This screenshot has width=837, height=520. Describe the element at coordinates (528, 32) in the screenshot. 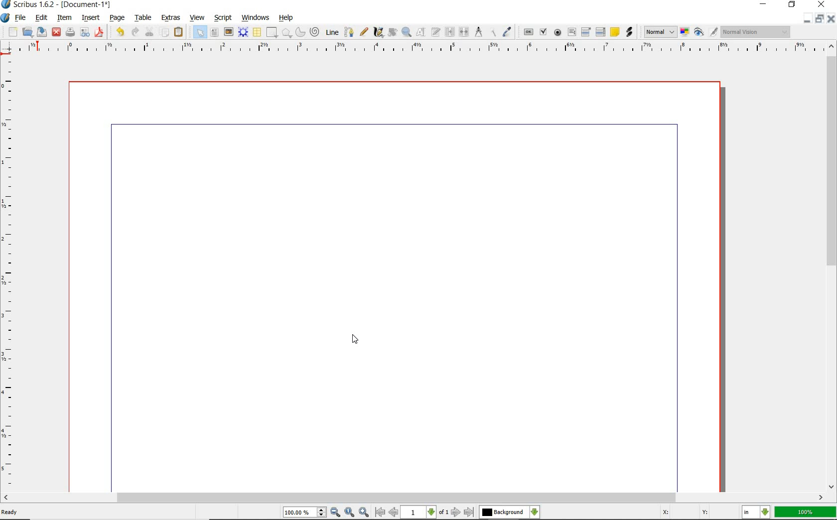

I see `pdf push button` at that location.